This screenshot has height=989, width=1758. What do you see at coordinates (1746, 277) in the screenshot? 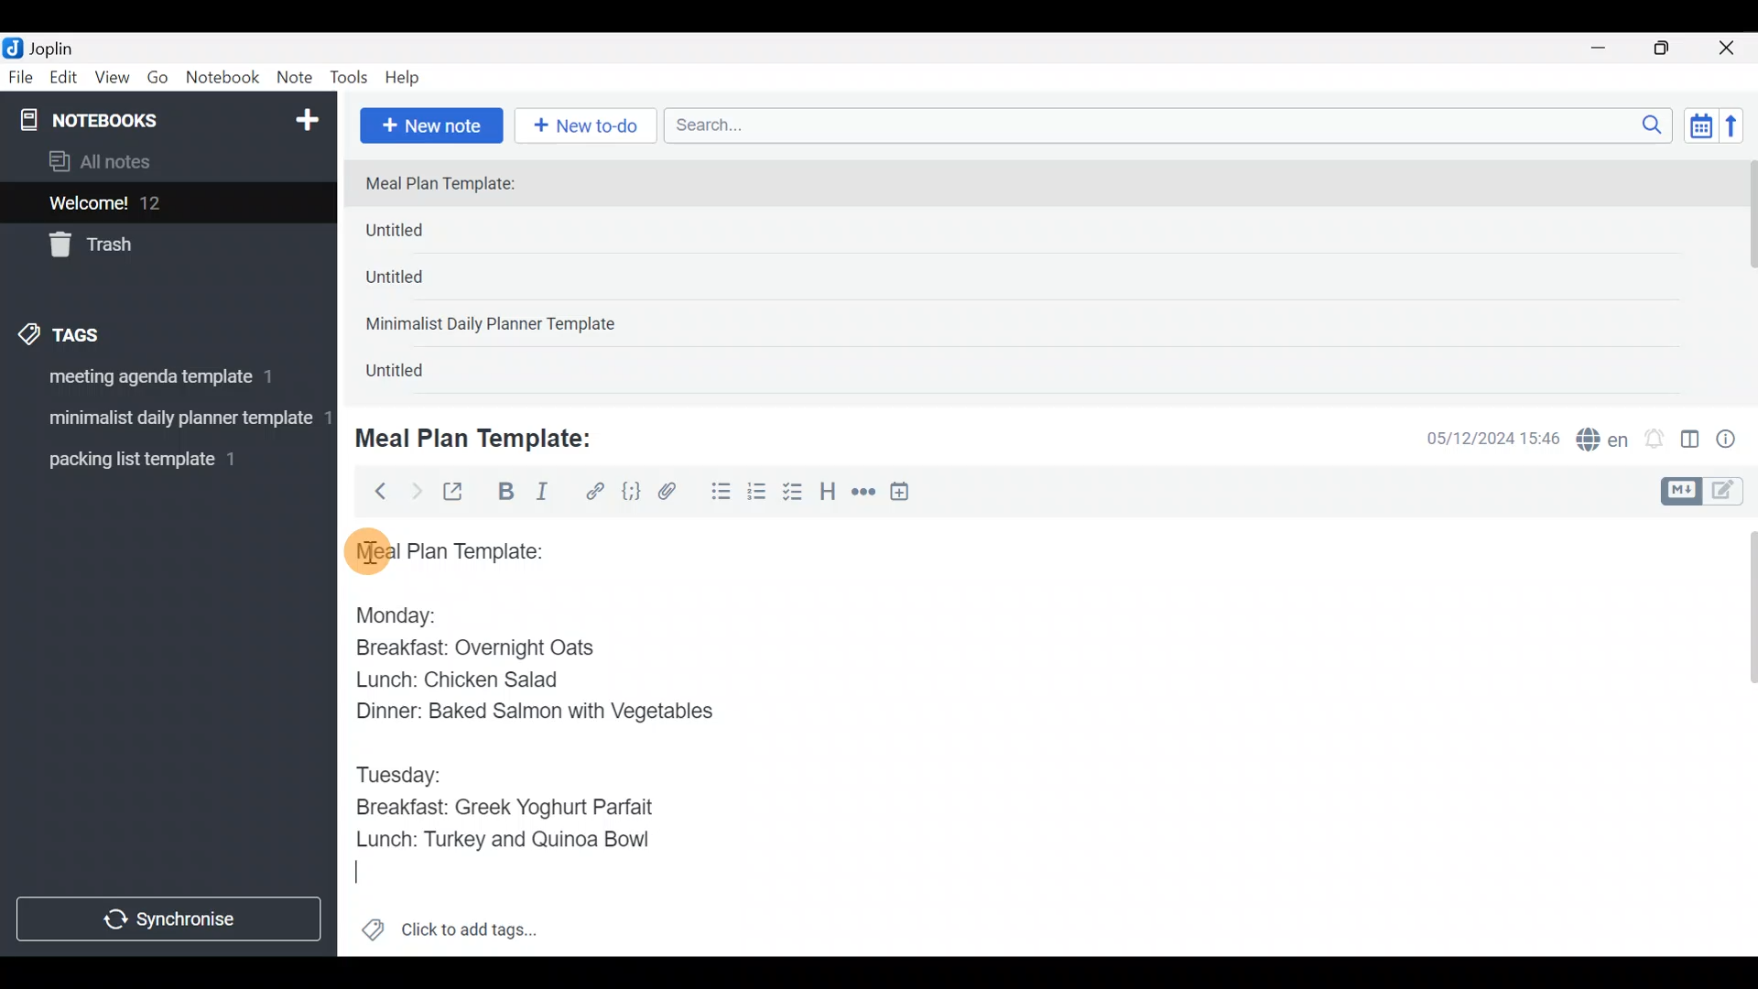
I see `scroll bar` at bounding box center [1746, 277].